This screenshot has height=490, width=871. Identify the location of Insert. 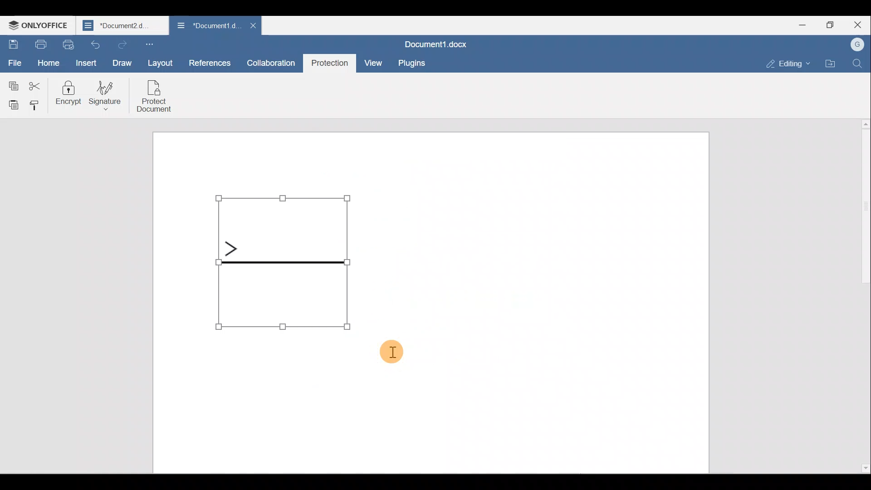
(88, 63).